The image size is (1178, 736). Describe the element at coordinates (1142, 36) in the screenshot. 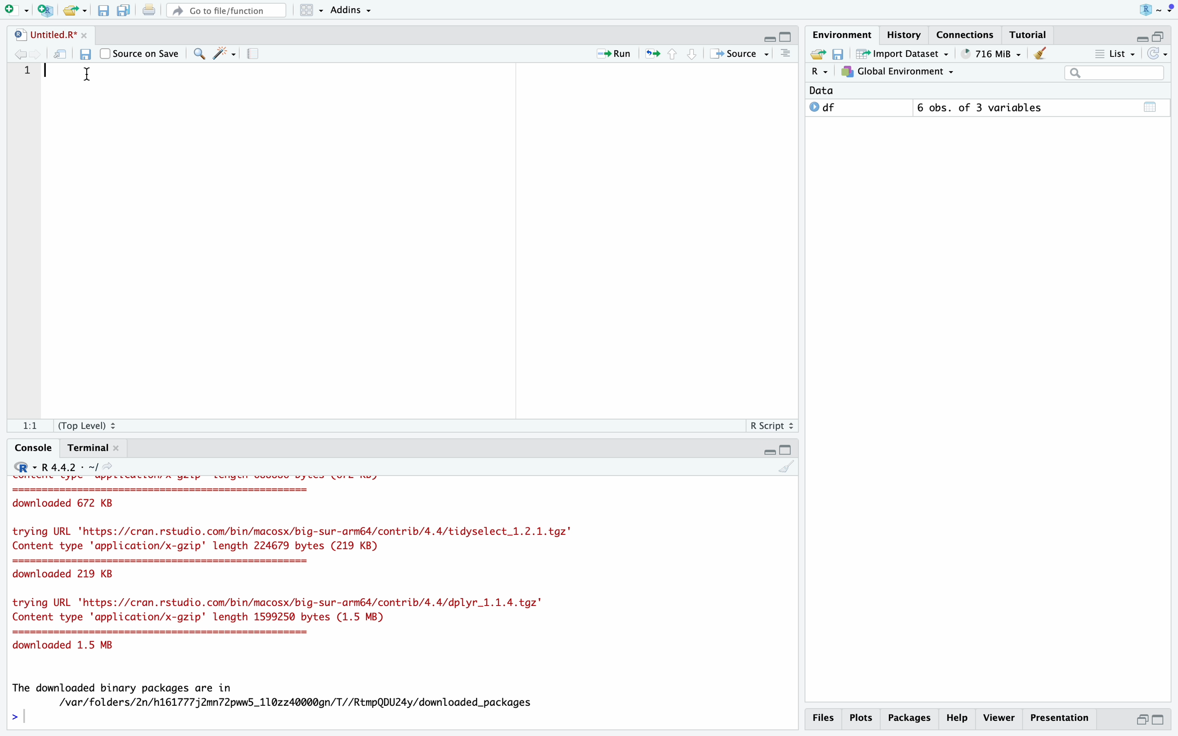

I see `Hide` at that location.